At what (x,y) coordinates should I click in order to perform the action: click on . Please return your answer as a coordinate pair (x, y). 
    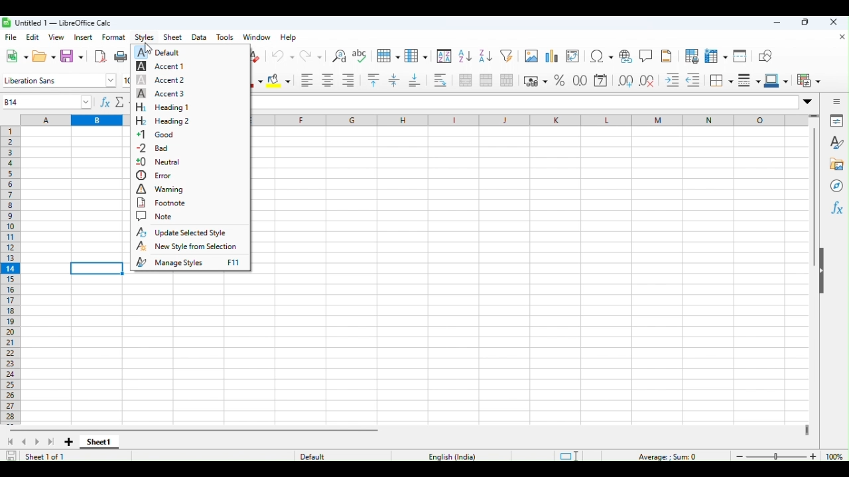
    Looking at the image, I should click on (691, 56).